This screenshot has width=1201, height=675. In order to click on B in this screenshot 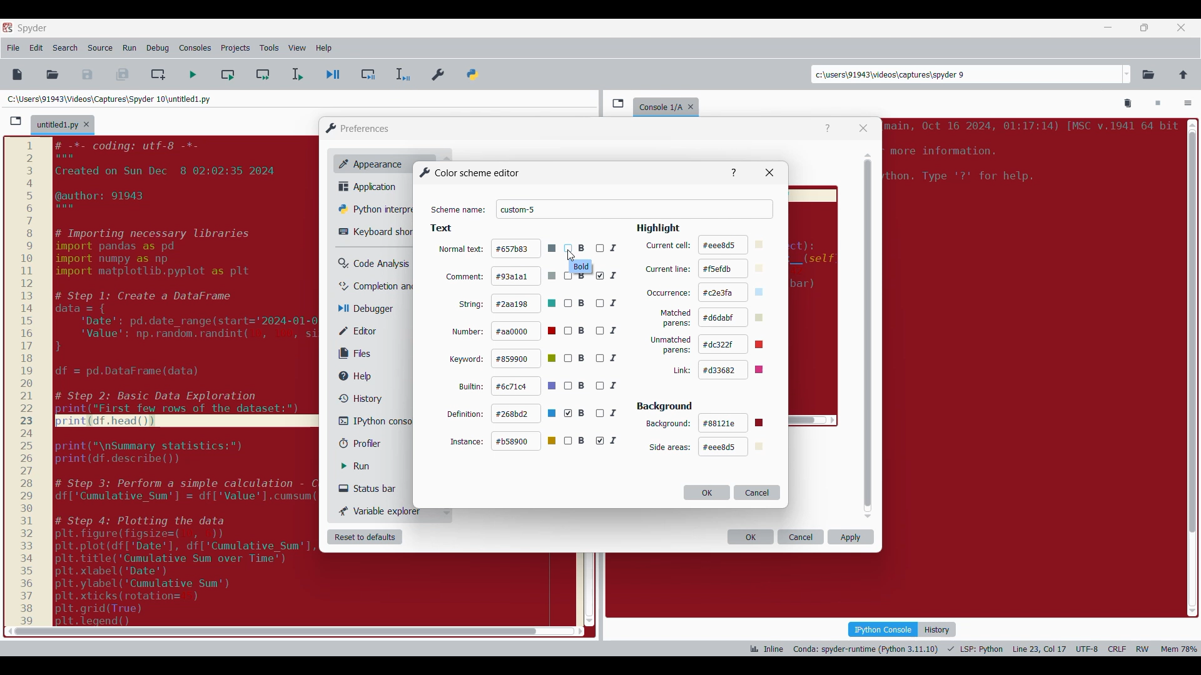, I will do `click(575, 441)`.